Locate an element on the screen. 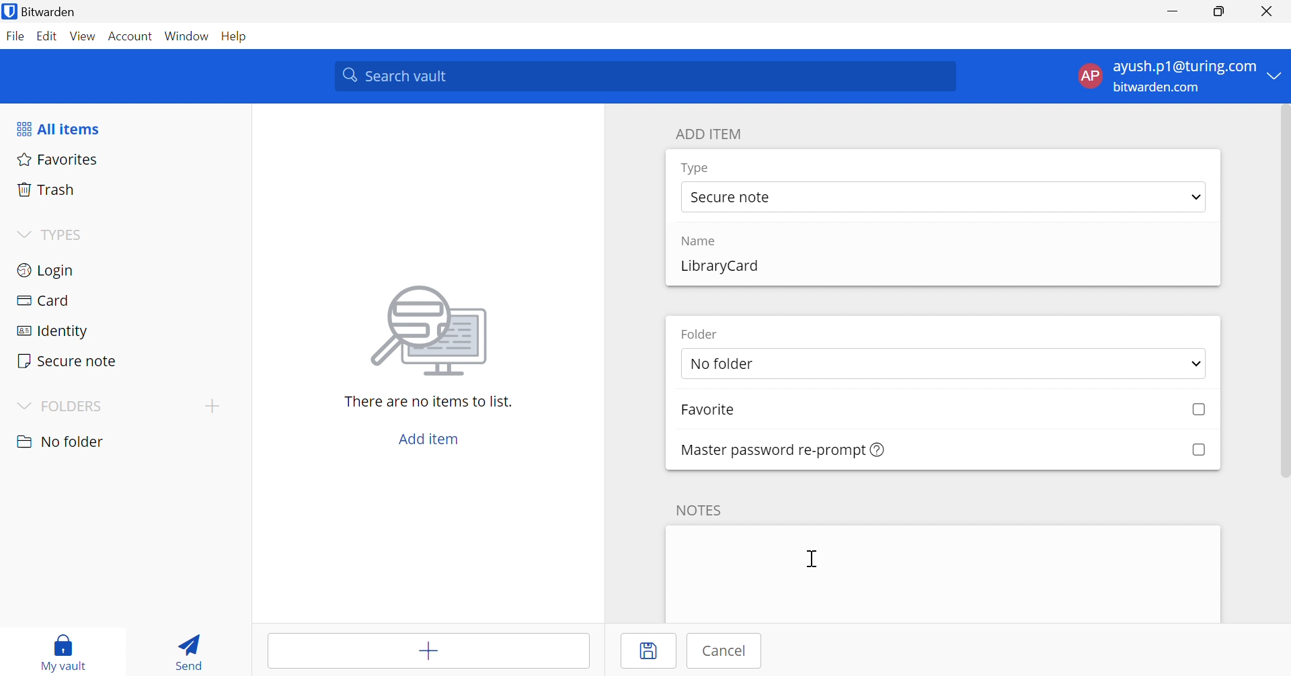 The height and width of the screenshot is (676, 1291). Card is located at coordinates (120, 298).